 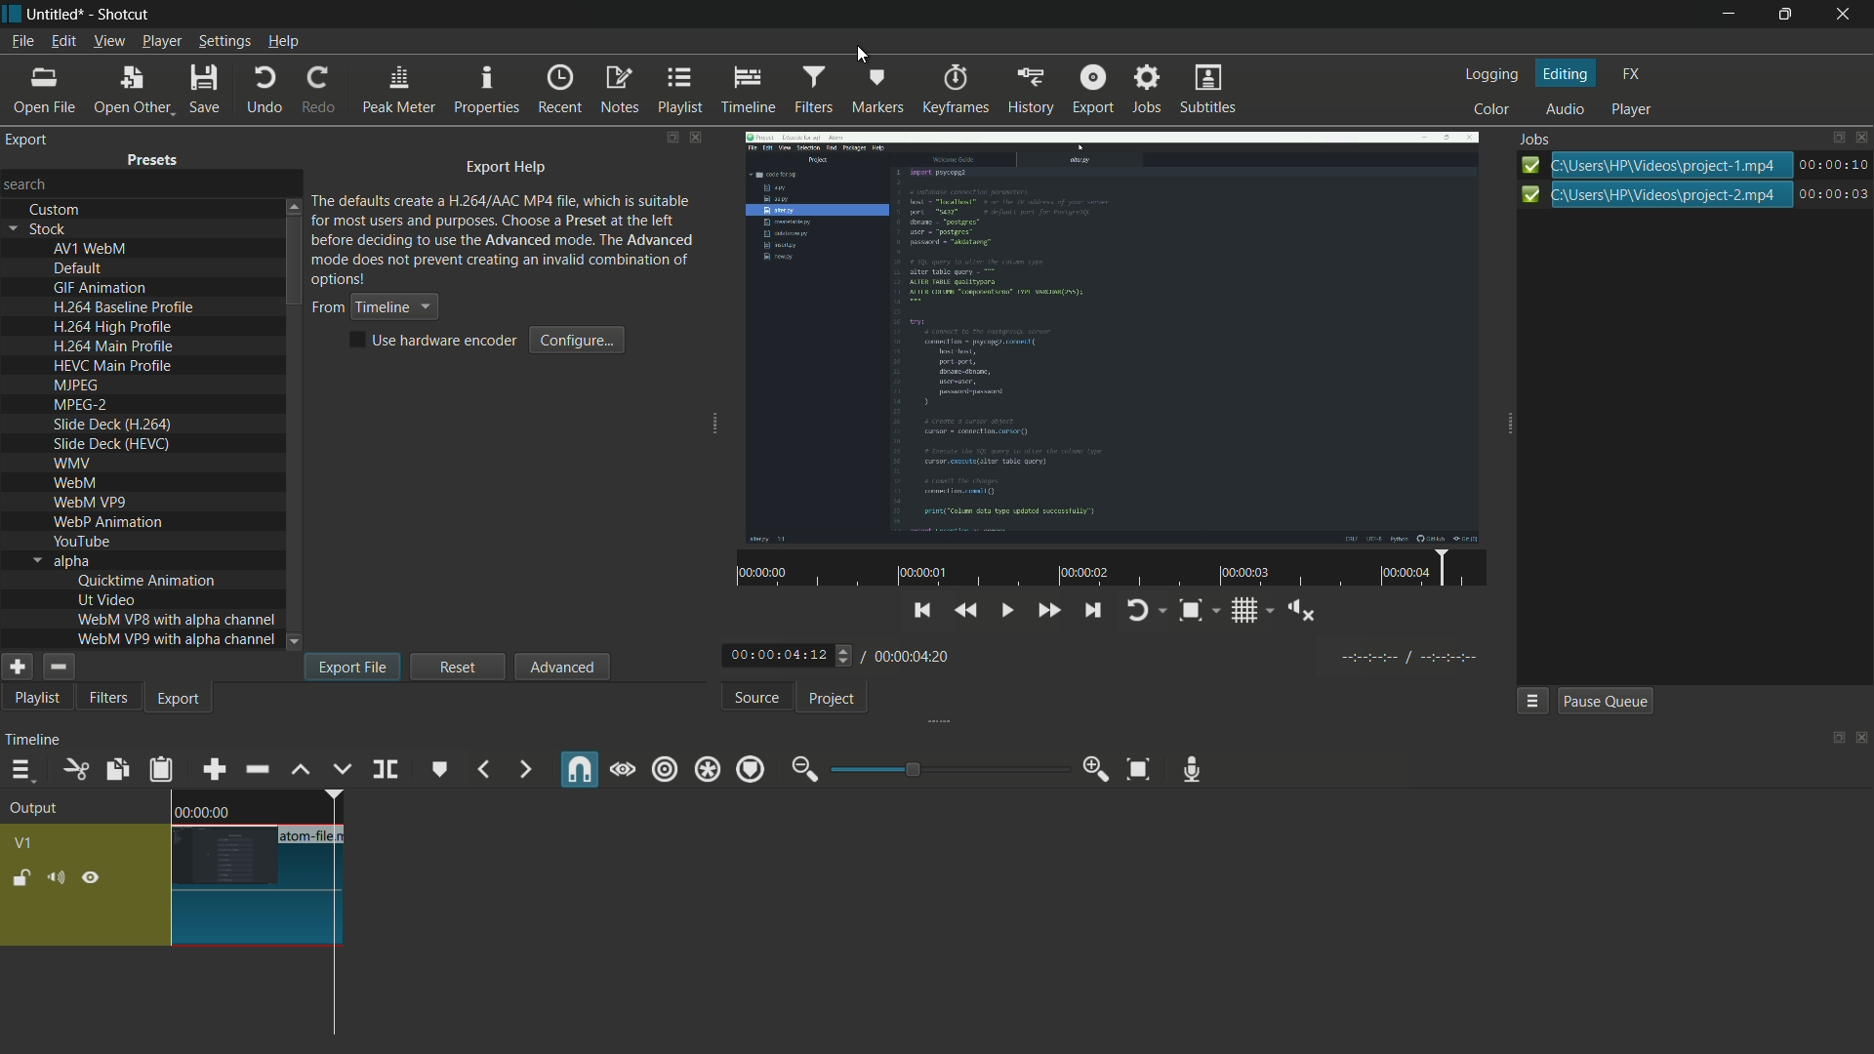 I want to click on help menu, so click(x=284, y=42).